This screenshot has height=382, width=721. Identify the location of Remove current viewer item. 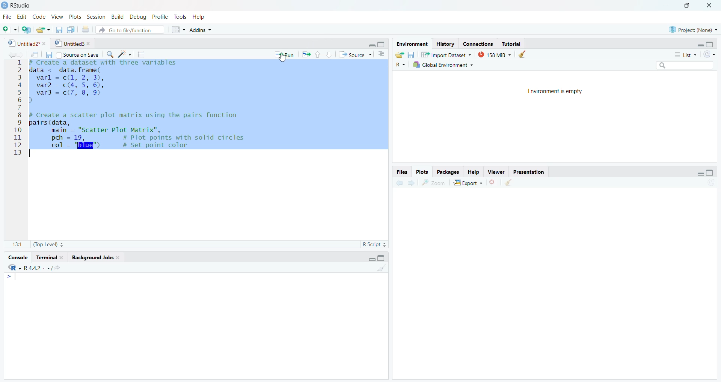
(493, 184).